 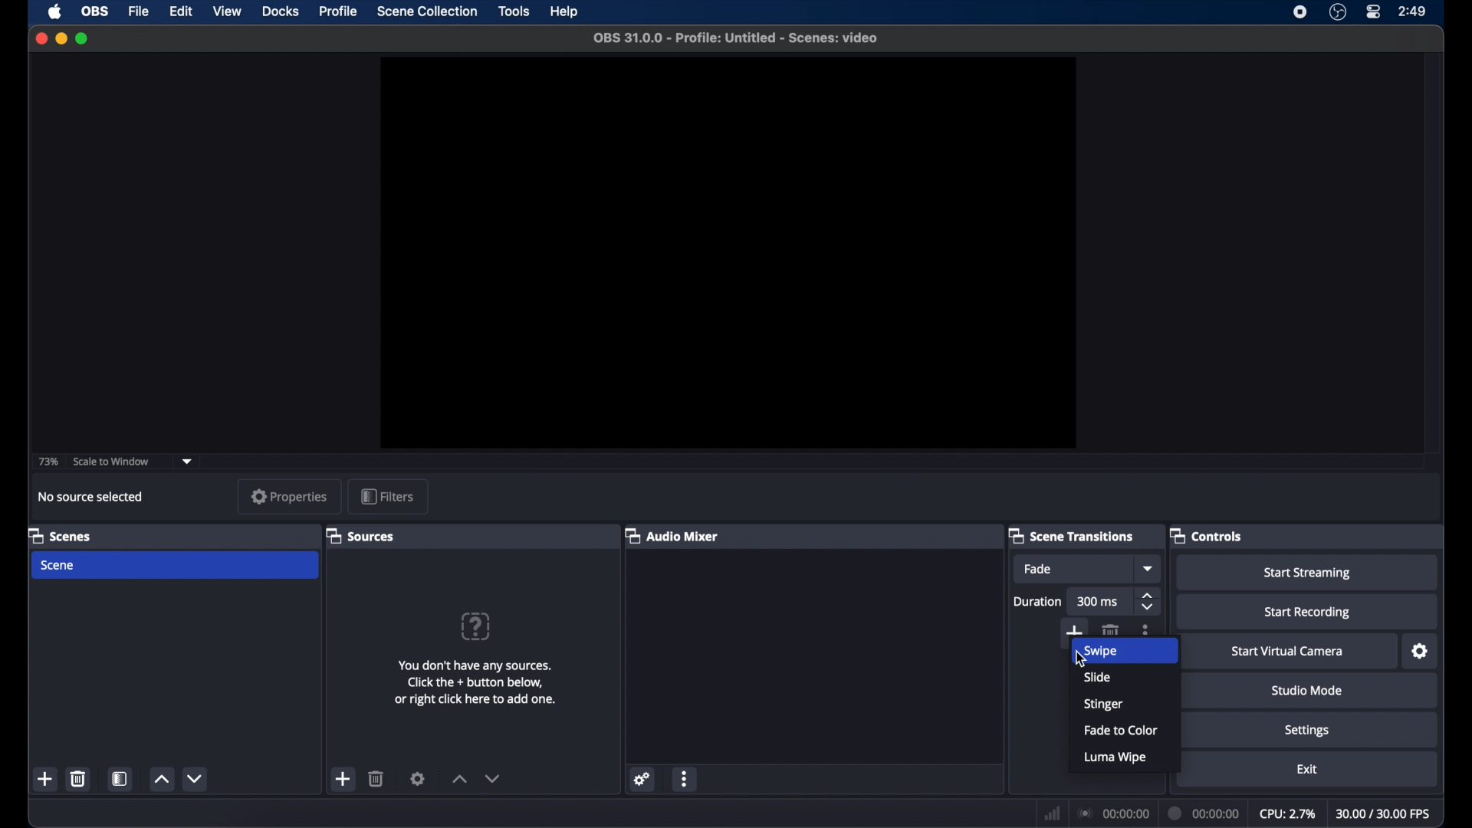 I want to click on edit, so click(x=179, y=11).